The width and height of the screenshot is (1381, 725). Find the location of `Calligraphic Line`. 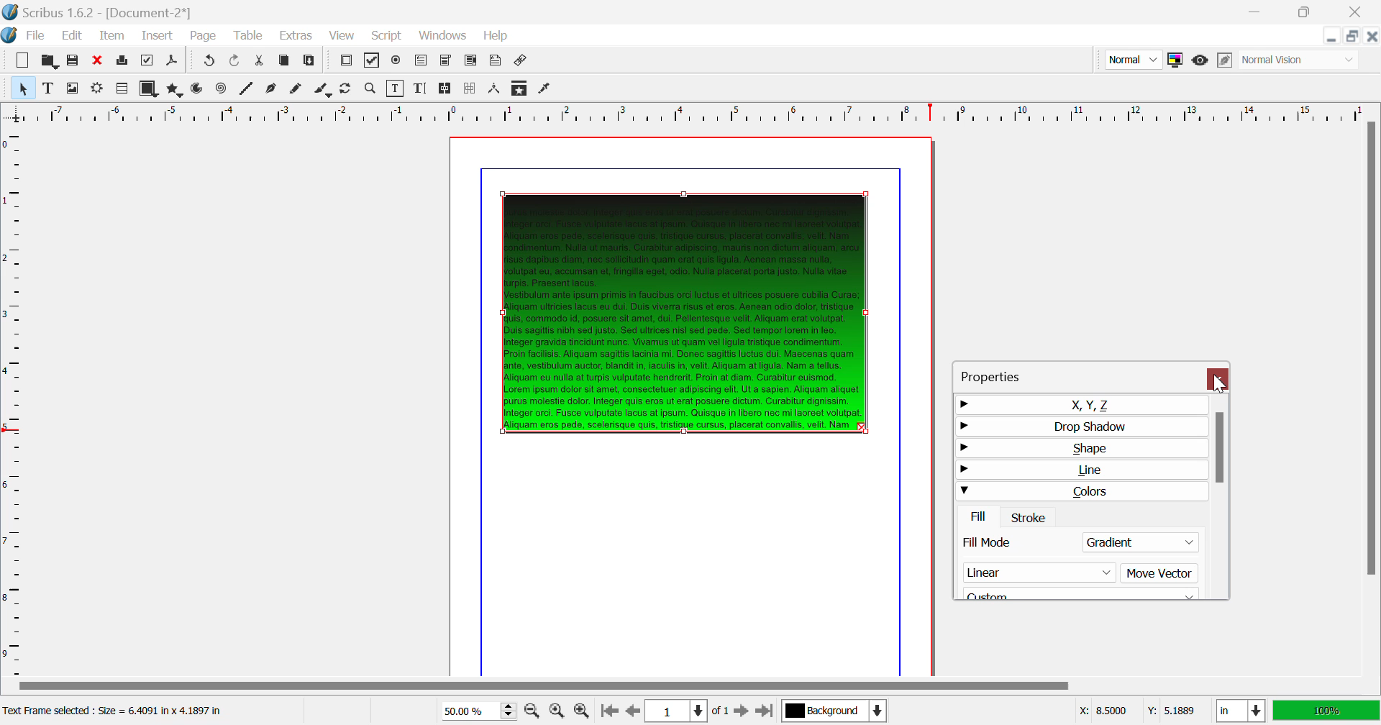

Calligraphic Line is located at coordinates (324, 91).